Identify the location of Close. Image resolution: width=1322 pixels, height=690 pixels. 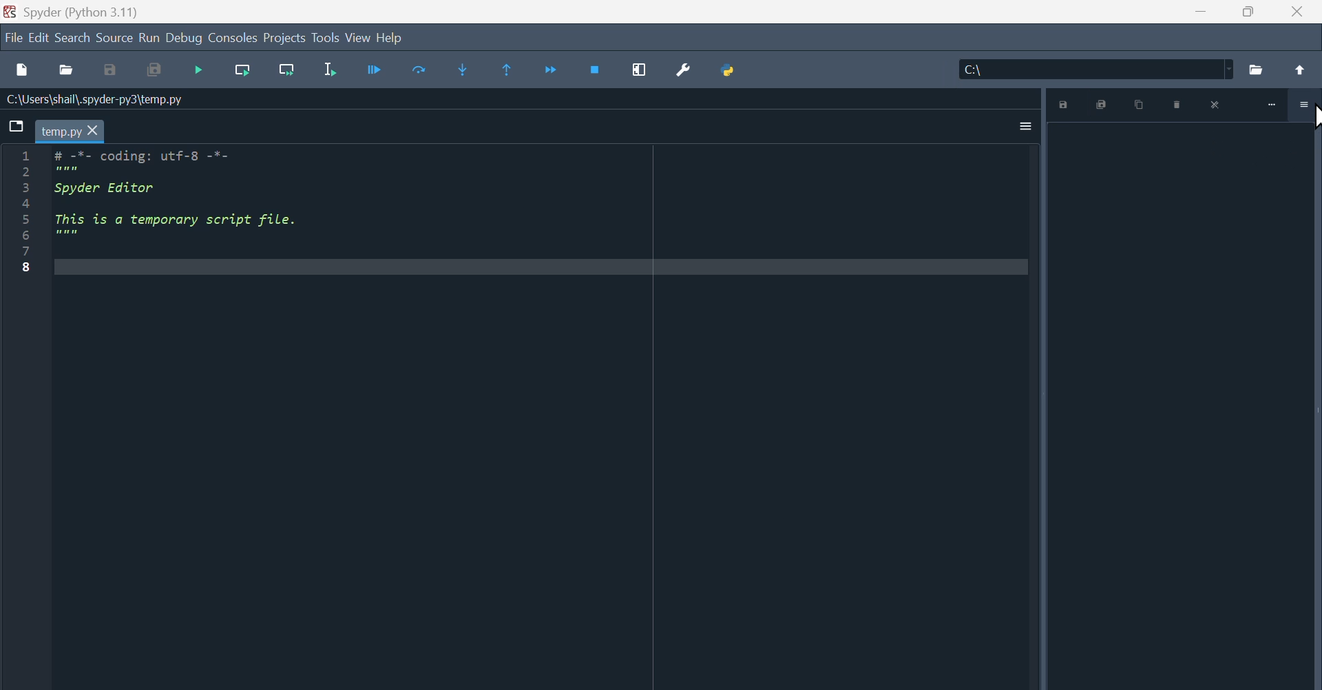
(1300, 10).